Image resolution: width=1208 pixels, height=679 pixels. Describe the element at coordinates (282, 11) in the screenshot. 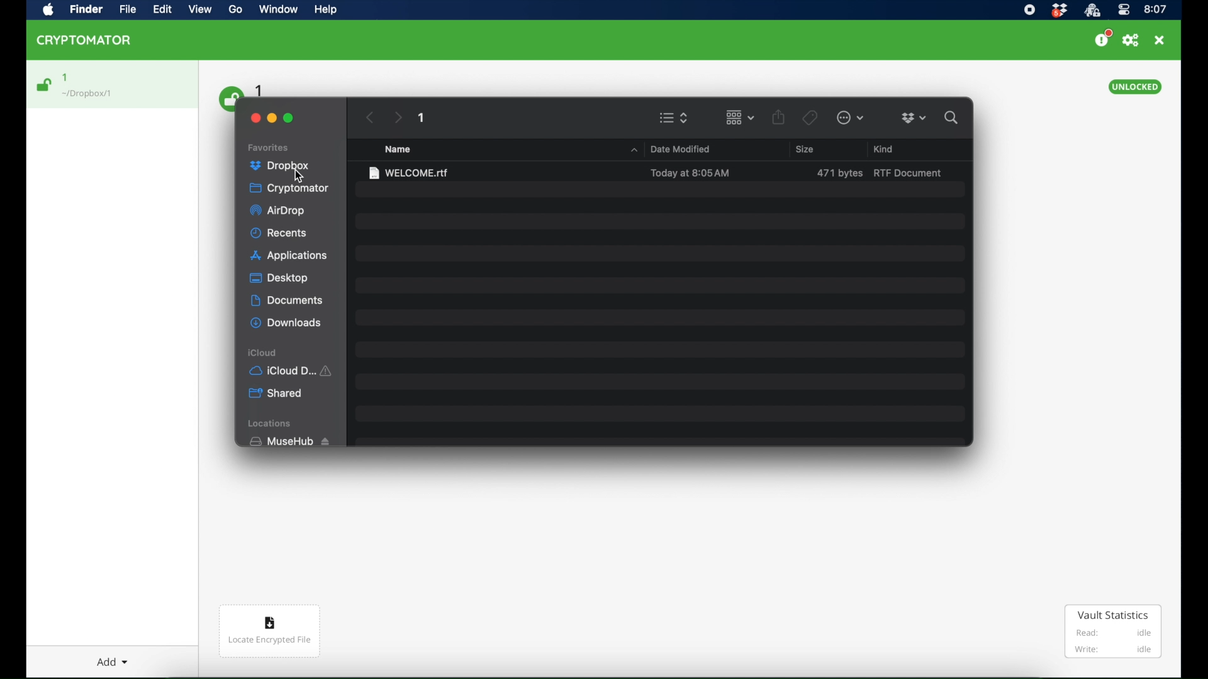

I see `Window` at that location.